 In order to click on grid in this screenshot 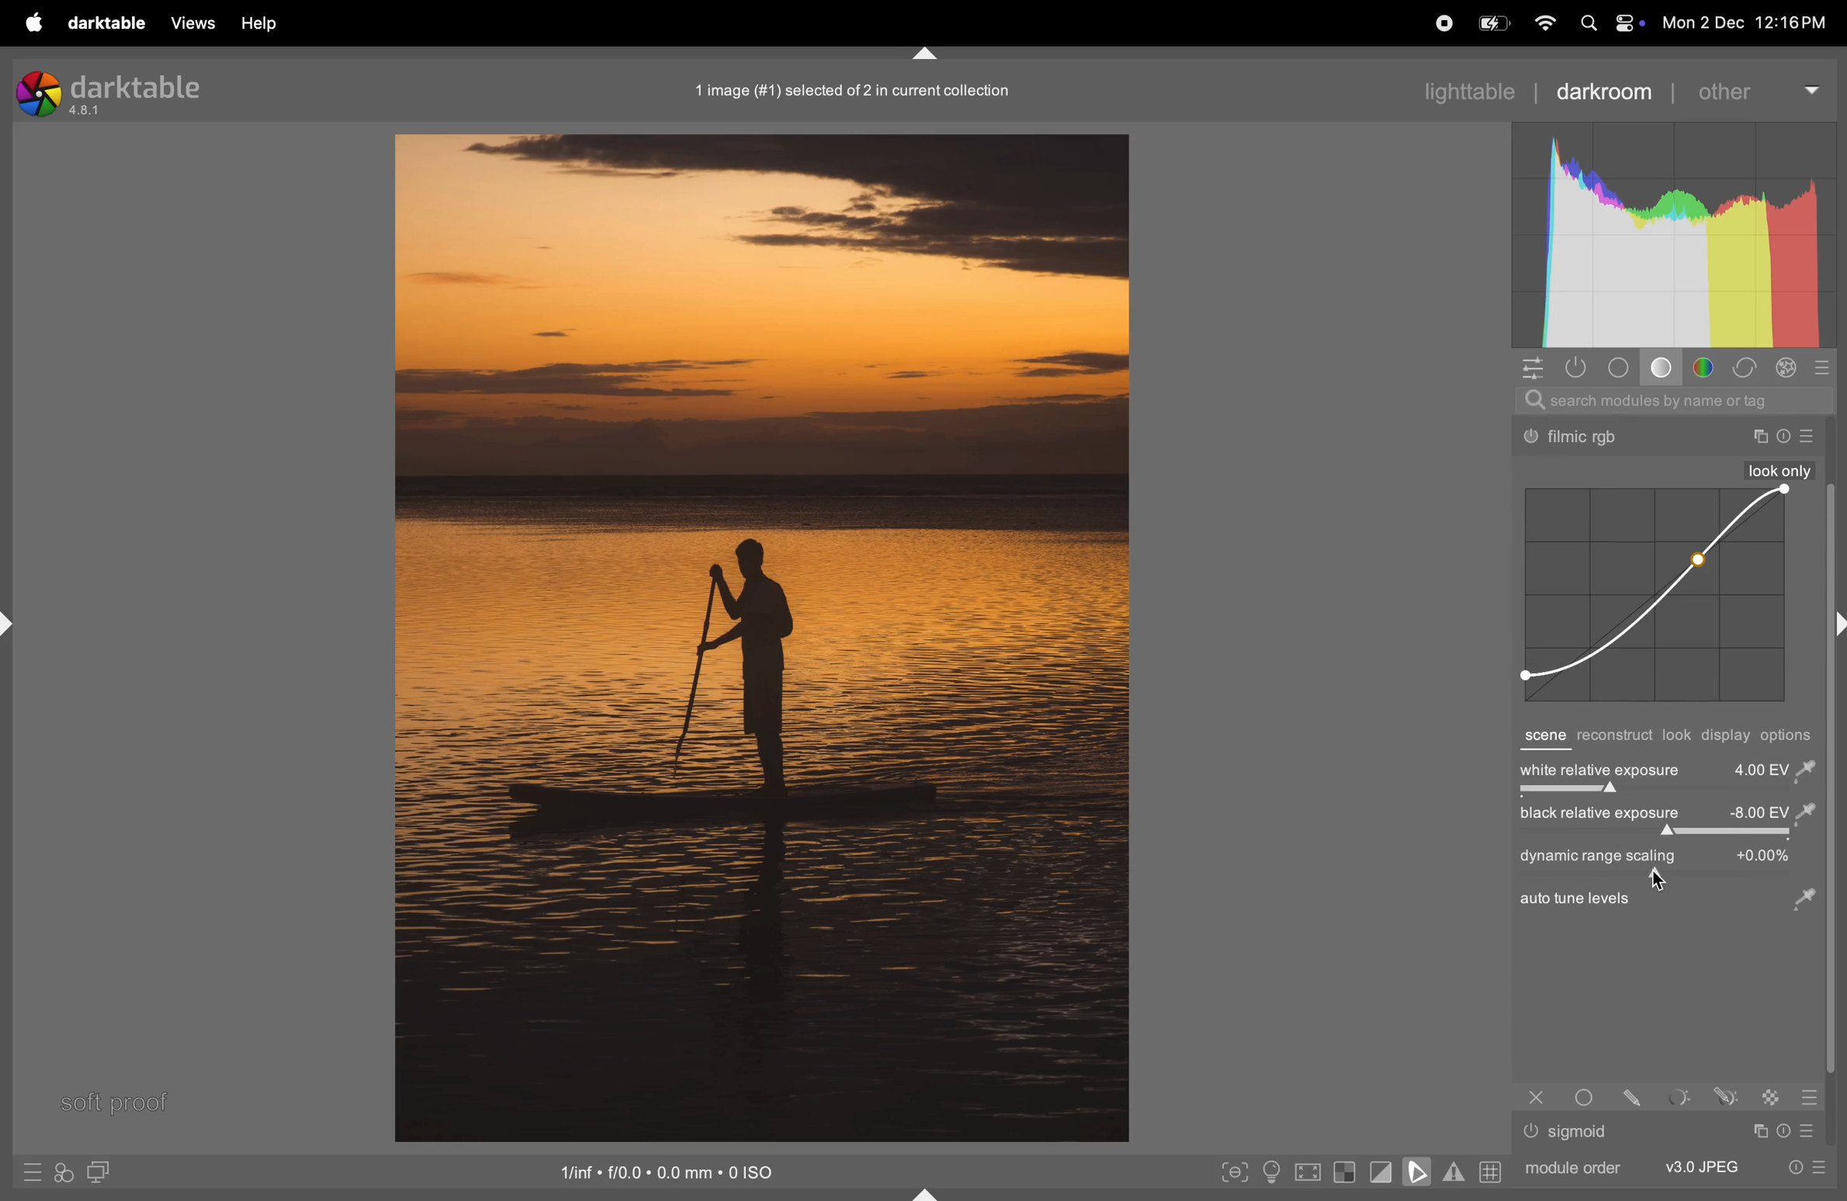, I will do `click(1488, 1171)`.